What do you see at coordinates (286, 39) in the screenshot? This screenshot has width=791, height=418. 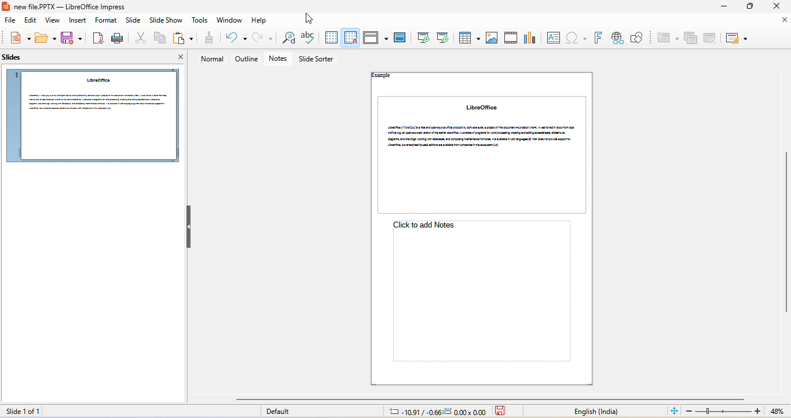 I see `find and replace` at bounding box center [286, 39].